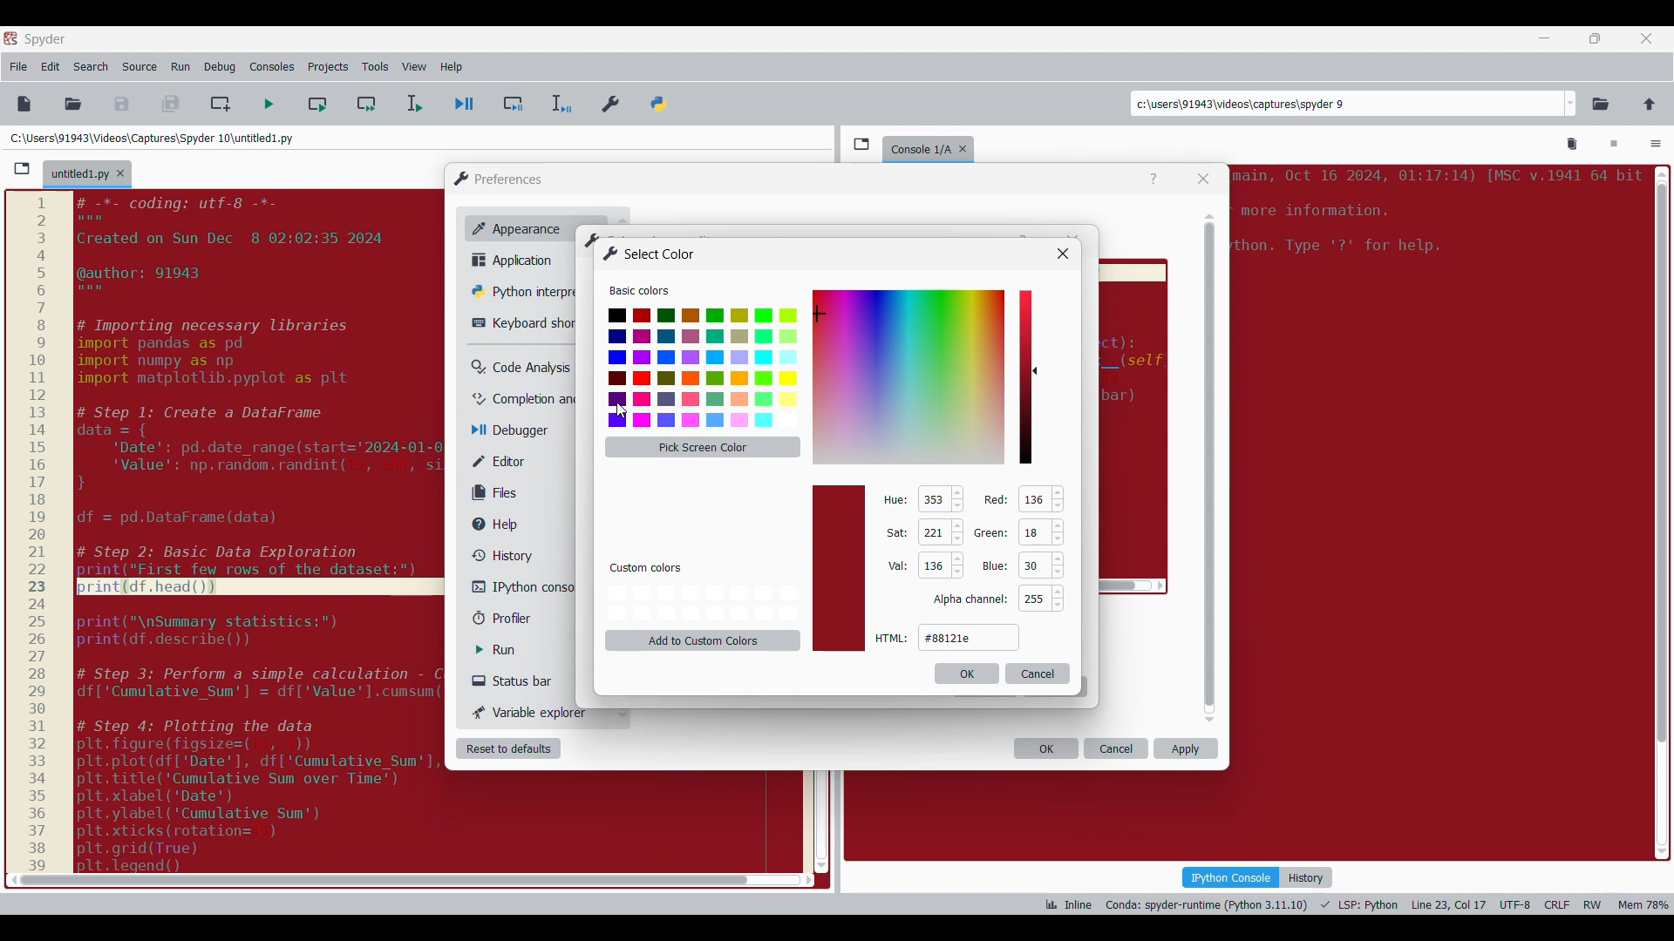 The height and width of the screenshot is (941, 1674). I want to click on History, so click(499, 555).